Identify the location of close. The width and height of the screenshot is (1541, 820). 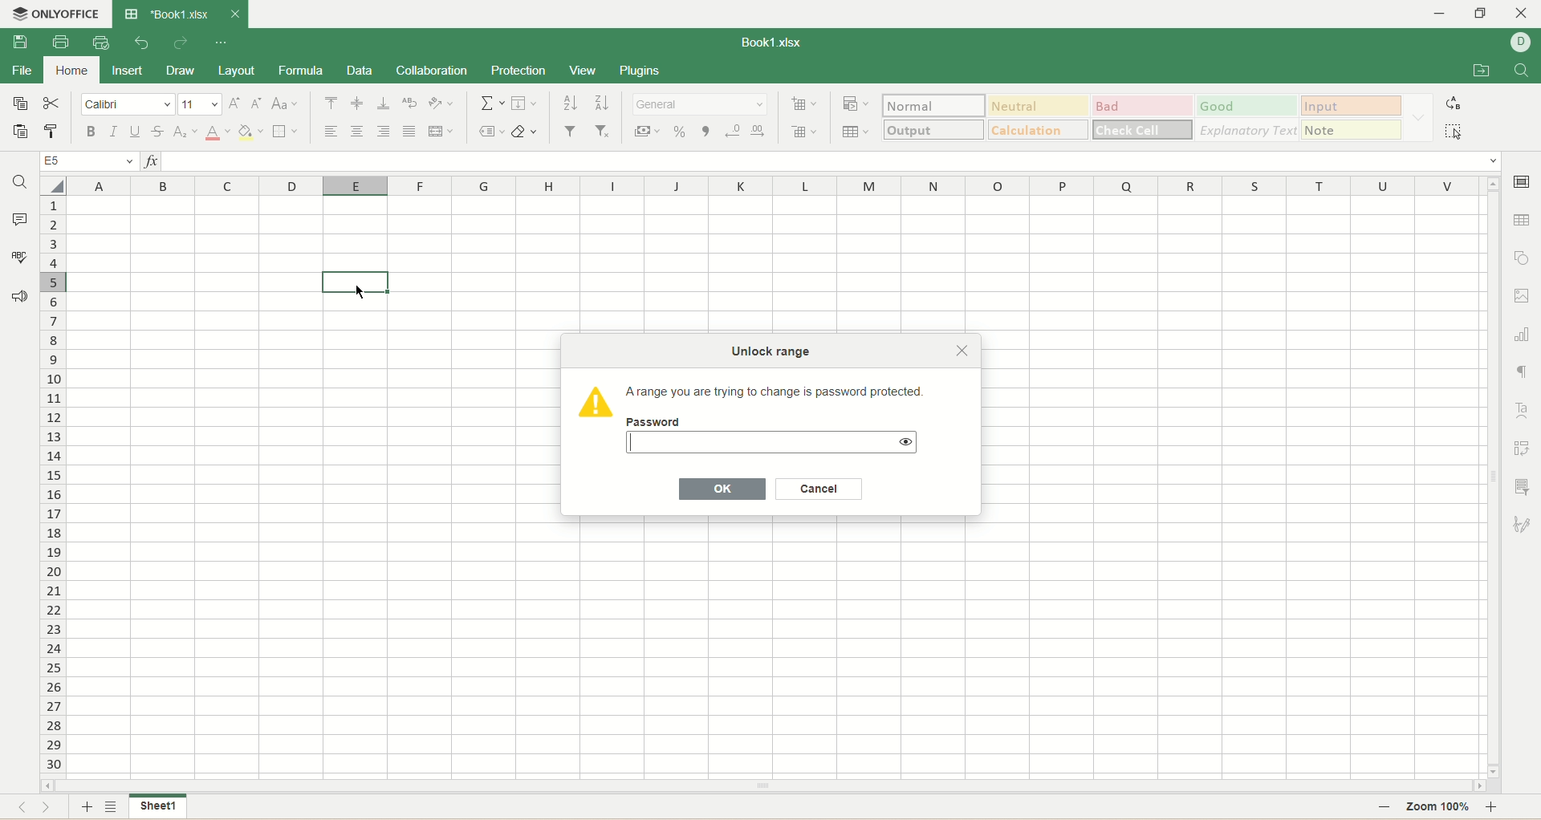
(1523, 14).